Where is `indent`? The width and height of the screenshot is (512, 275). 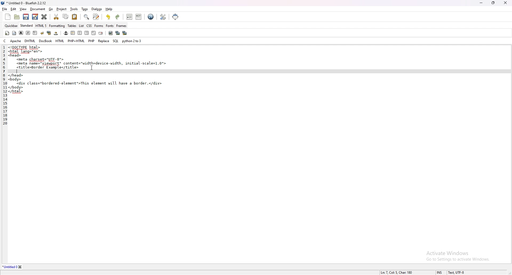 indent is located at coordinates (139, 17).